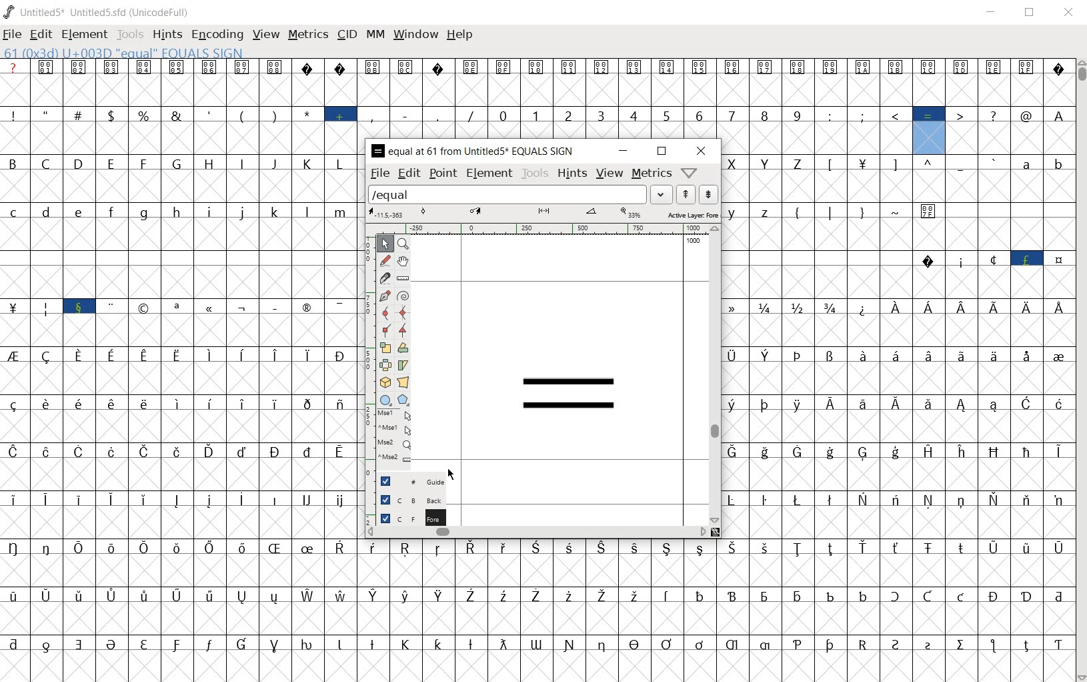 The width and height of the screenshot is (1087, 682). I want to click on hints, so click(572, 174).